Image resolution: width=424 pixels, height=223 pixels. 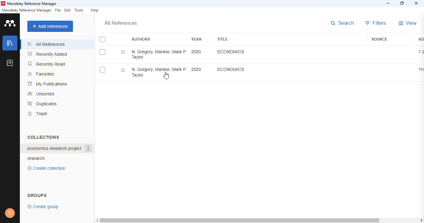 What do you see at coordinates (58, 10) in the screenshot?
I see `file` at bounding box center [58, 10].